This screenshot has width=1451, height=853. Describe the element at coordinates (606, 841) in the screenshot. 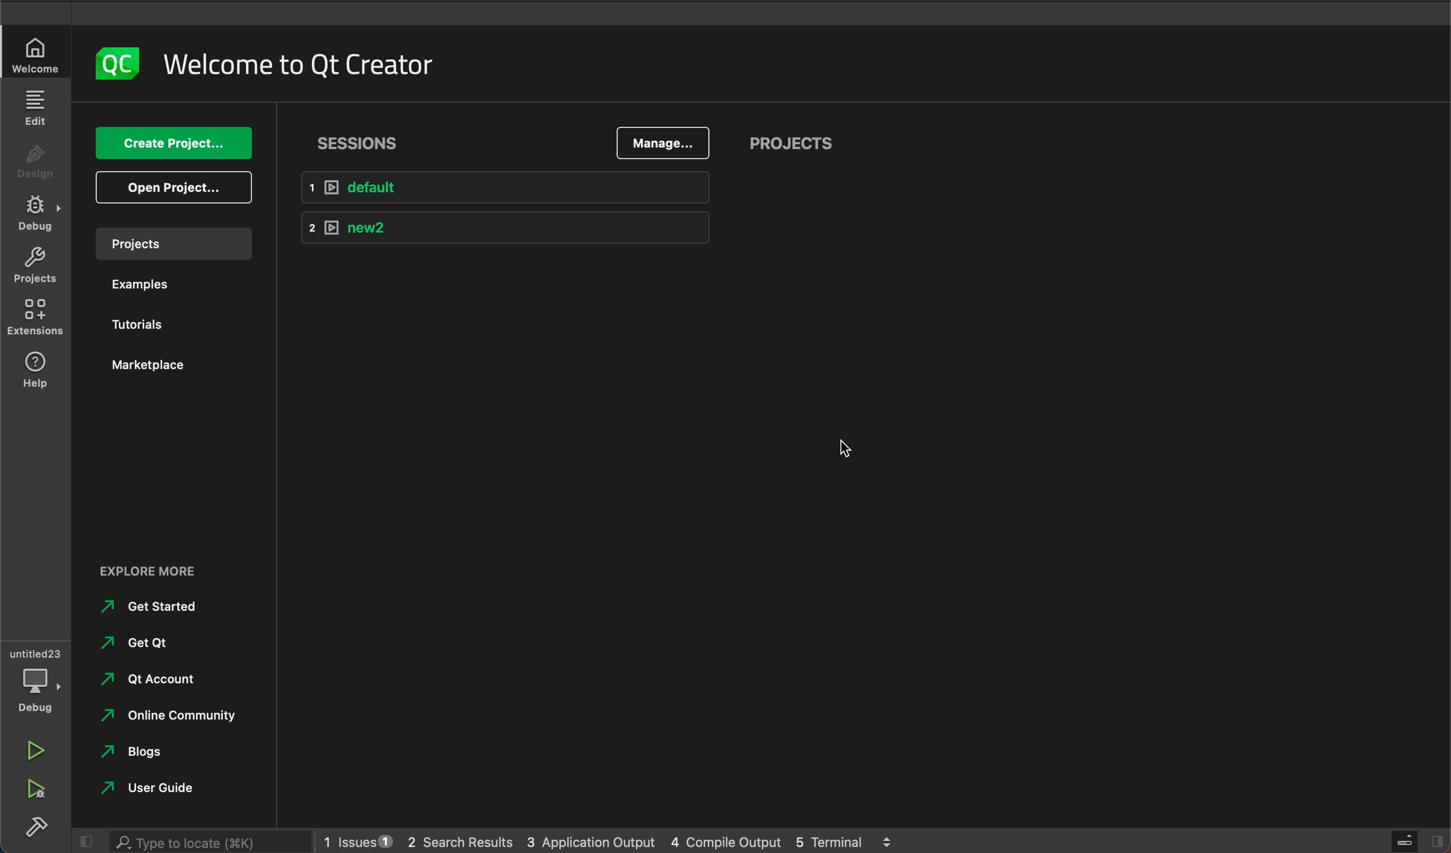

I see `logs` at that location.